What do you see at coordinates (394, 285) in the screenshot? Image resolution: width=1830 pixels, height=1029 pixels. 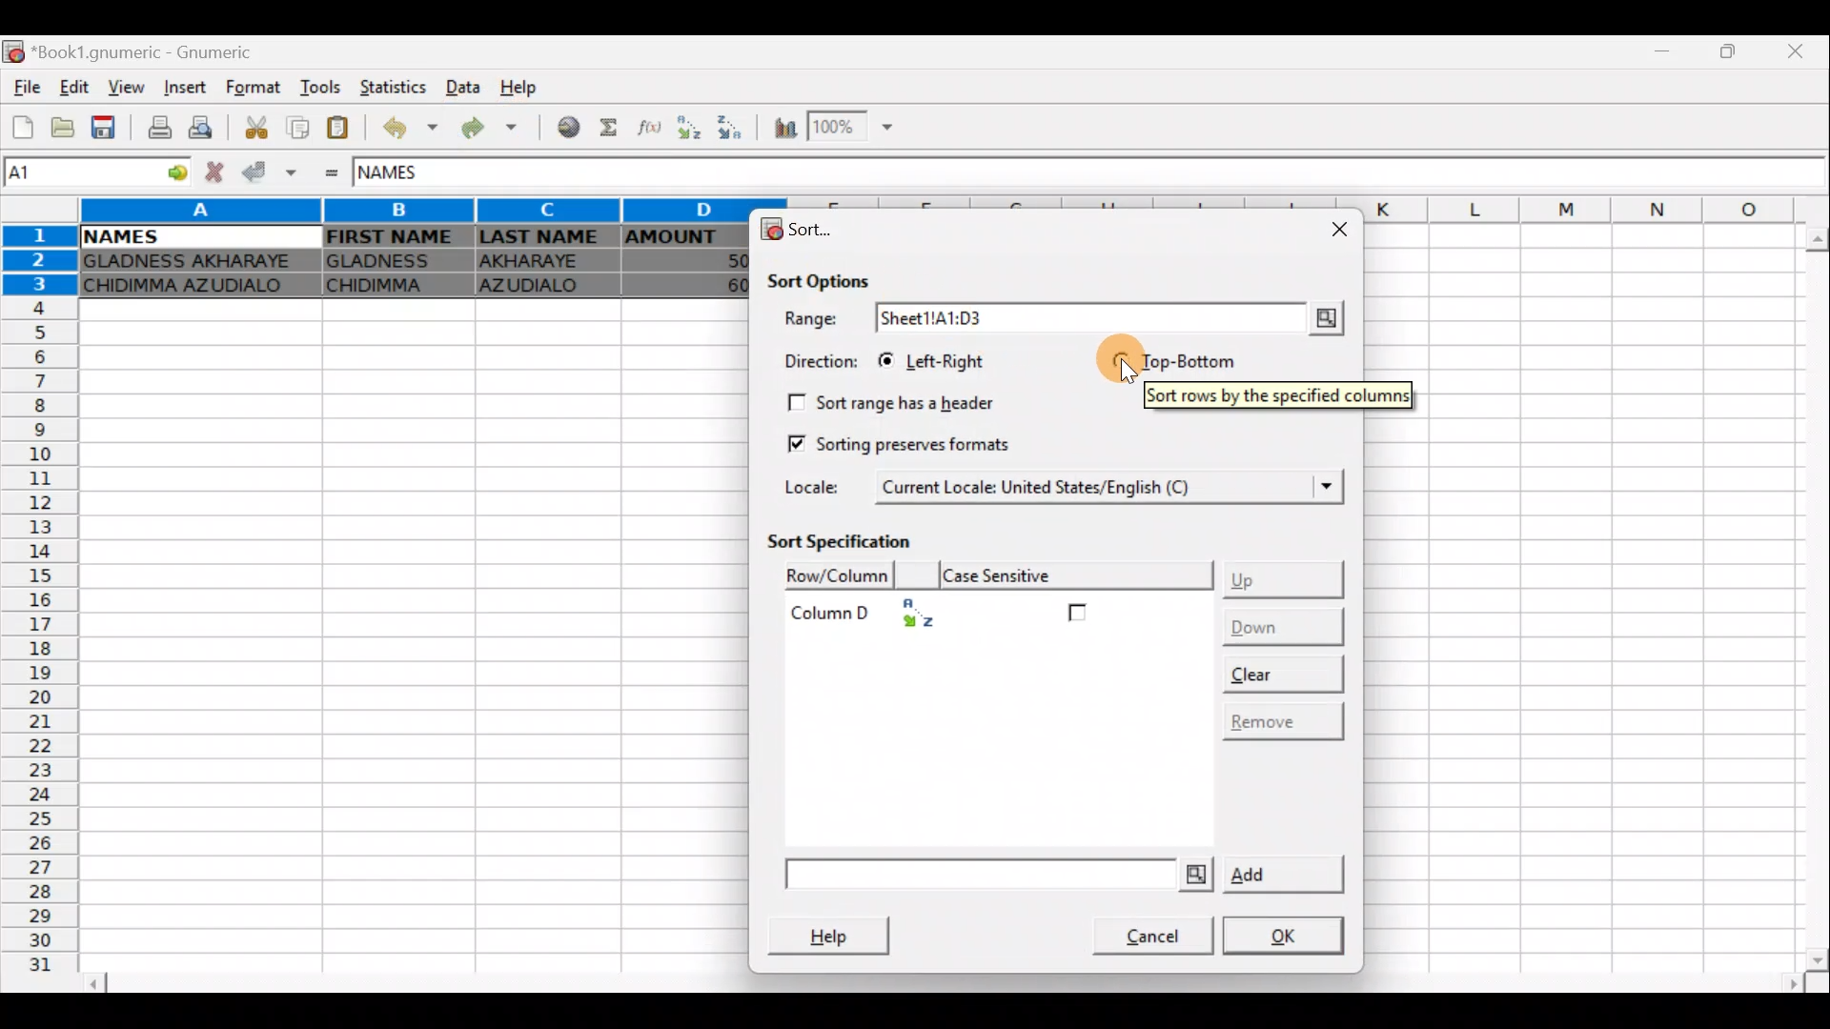 I see `CHIDIMMA` at bounding box center [394, 285].